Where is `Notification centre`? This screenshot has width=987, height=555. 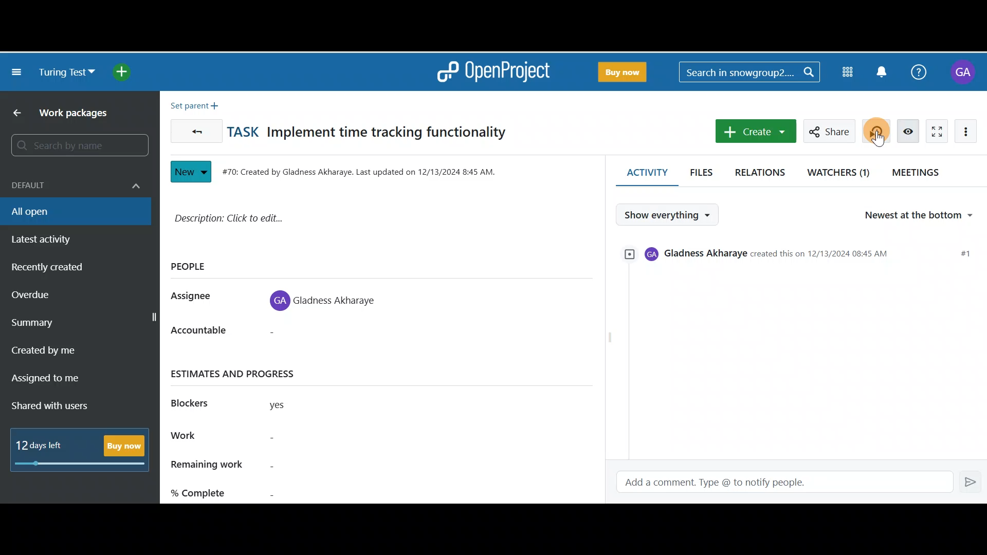 Notification centre is located at coordinates (883, 71).